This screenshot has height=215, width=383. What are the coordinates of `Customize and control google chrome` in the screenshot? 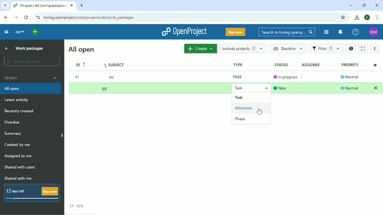 It's located at (377, 18).